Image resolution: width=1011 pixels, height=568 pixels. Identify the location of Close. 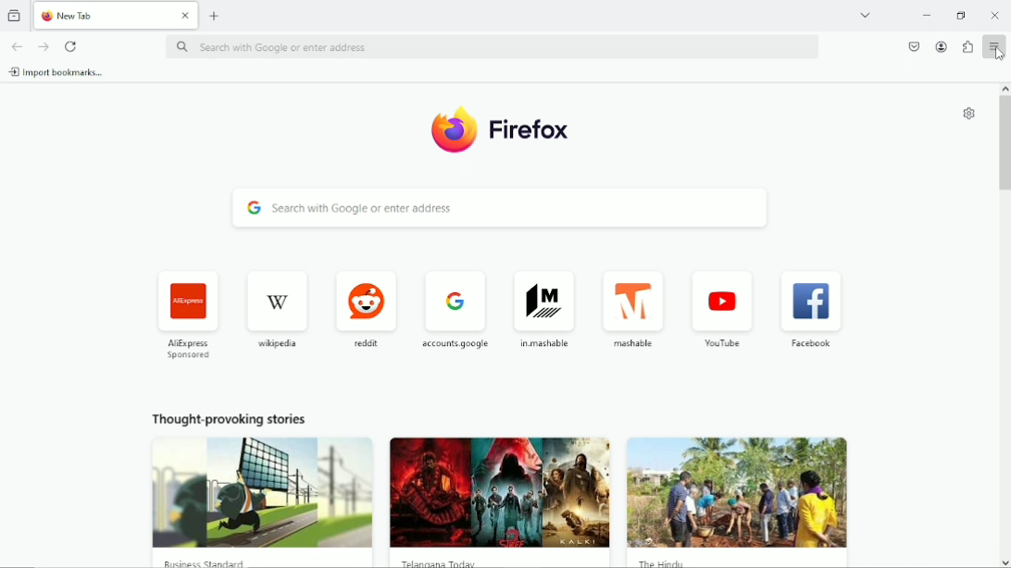
(996, 14).